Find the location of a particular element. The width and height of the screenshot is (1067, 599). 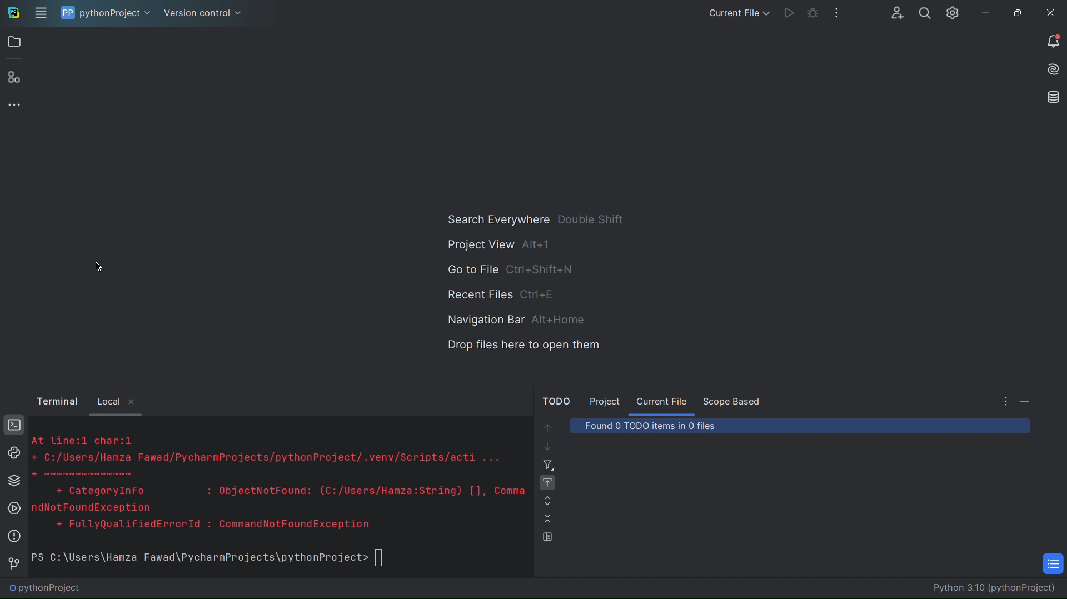

Collapse is located at coordinates (546, 518).